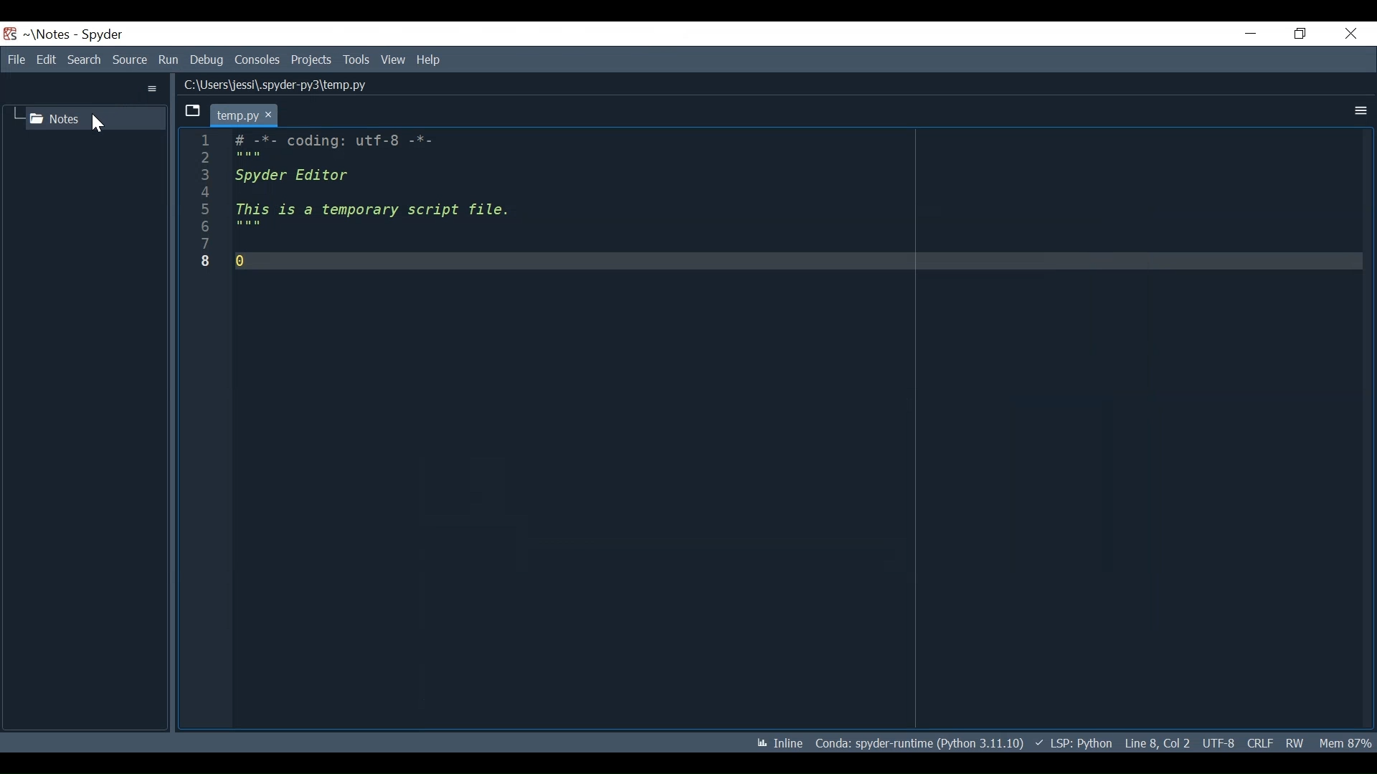 The height and width of the screenshot is (774, 1377). I want to click on  4, so click(202, 191).